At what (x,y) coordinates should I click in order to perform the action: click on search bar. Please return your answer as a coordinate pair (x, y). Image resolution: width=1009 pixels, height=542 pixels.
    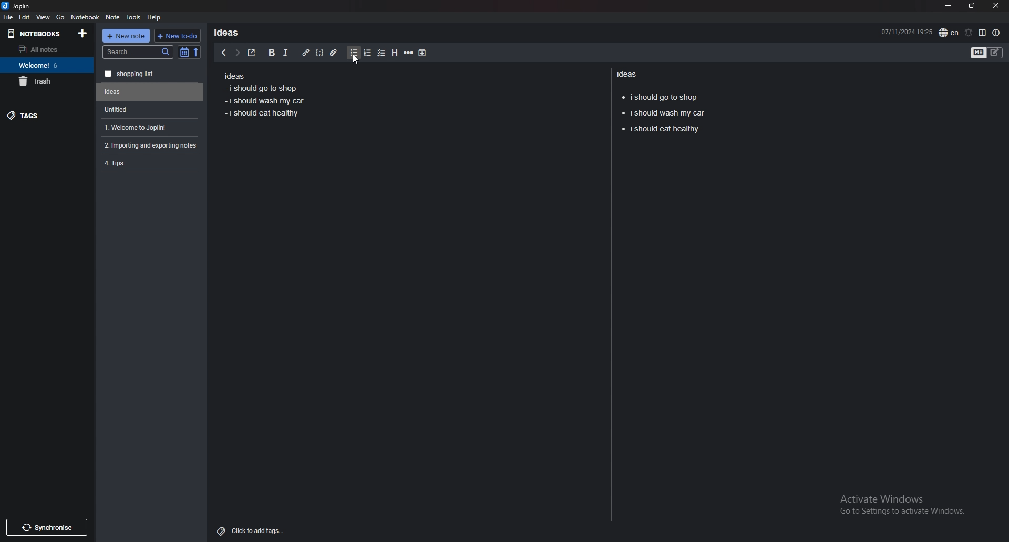
    Looking at the image, I should click on (138, 52).